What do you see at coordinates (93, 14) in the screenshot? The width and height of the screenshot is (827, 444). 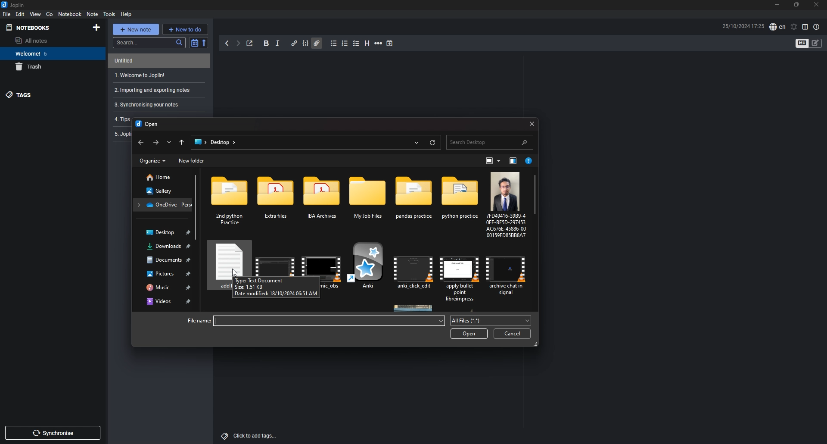 I see `note` at bounding box center [93, 14].